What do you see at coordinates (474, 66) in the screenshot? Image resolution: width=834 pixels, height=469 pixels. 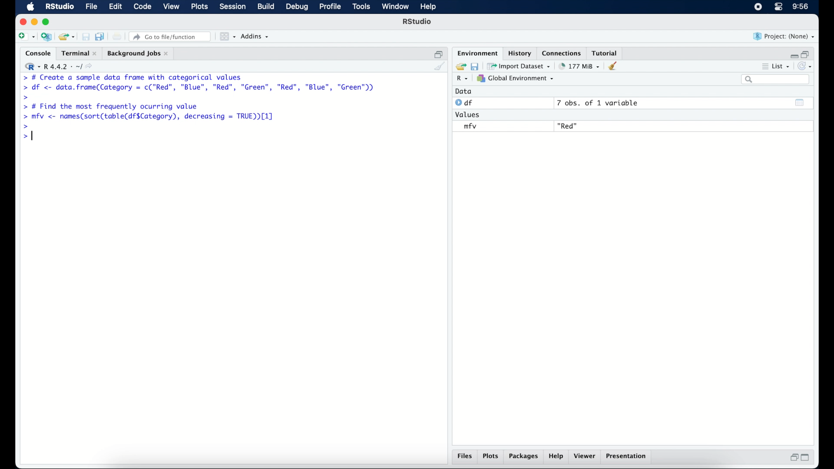 I see `save` at bounding box center [474, 66].